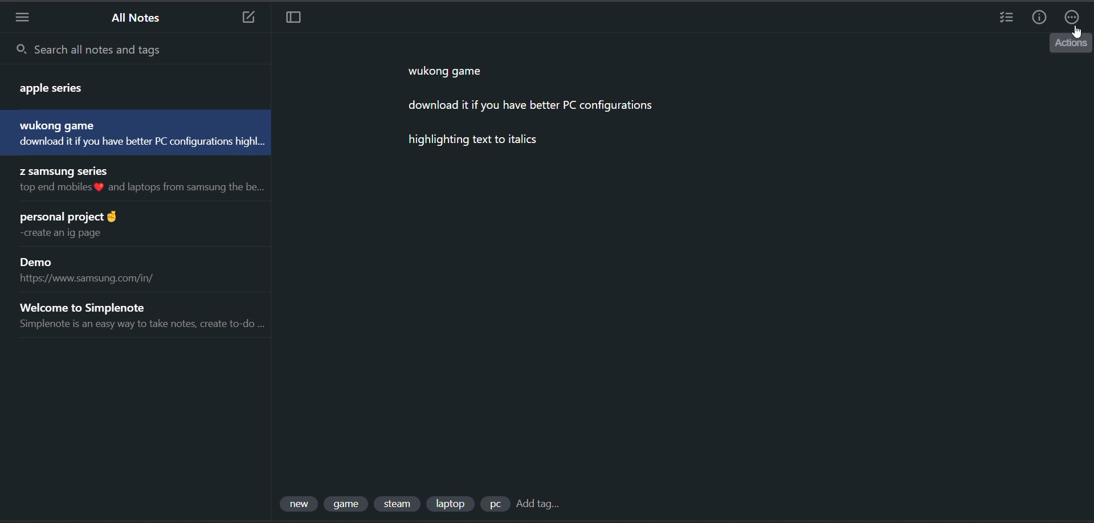  What do you see at coordinates (1073, 44) in the screenshot?
I see `tooltip` at bounding box center [1073, 44].